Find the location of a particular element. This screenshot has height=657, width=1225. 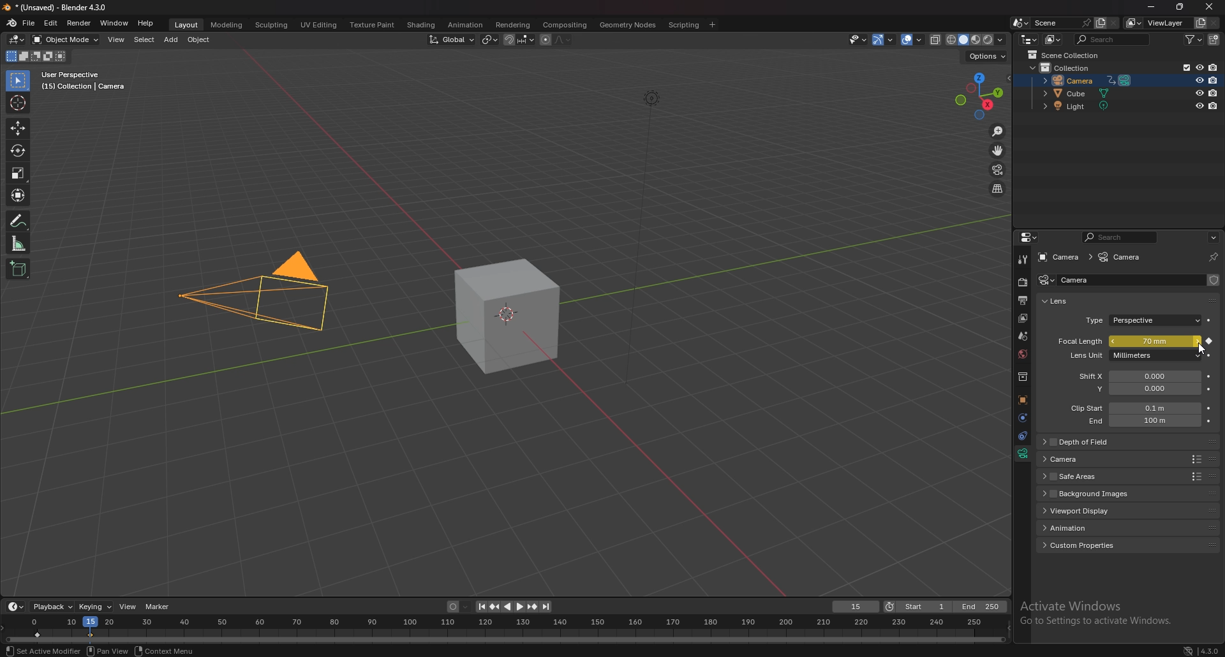

constraints is located at coordinates (1023, 435).